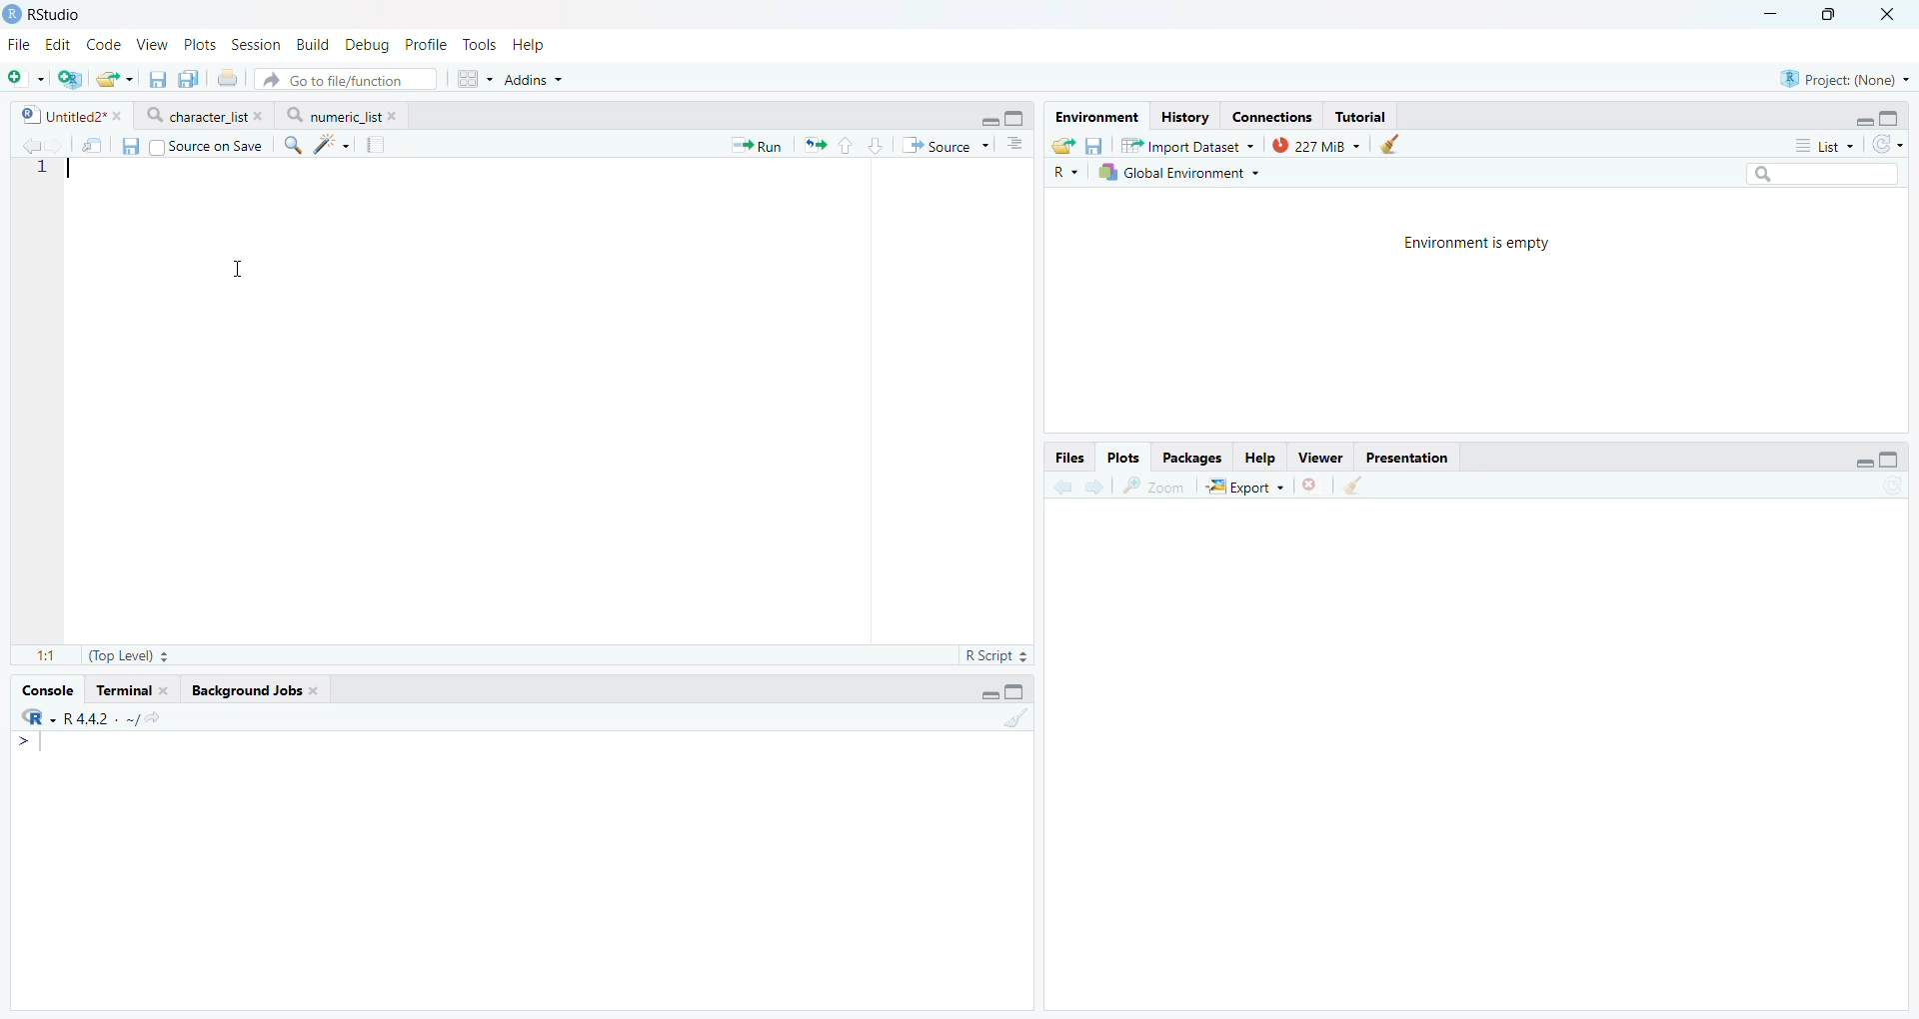 This screenshot has width=1919, height=1019. What do you see at coordinates (256, 688) in the screenshot?
I see `Background Jobs` at bounding box center [256, 688].